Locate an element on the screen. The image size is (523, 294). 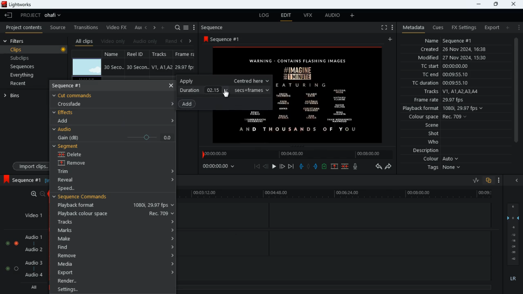
more is located at coordinates (518, 27).